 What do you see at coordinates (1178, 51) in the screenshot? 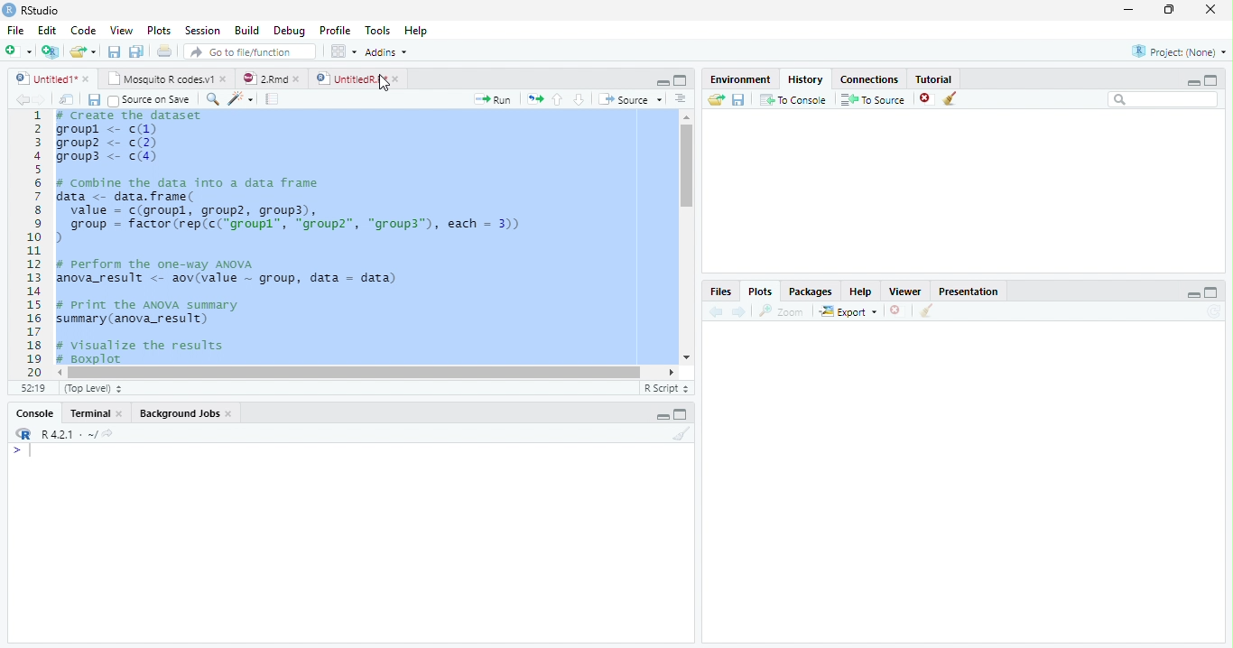
I see `Project (None)` at bounding box center [1178, 51].